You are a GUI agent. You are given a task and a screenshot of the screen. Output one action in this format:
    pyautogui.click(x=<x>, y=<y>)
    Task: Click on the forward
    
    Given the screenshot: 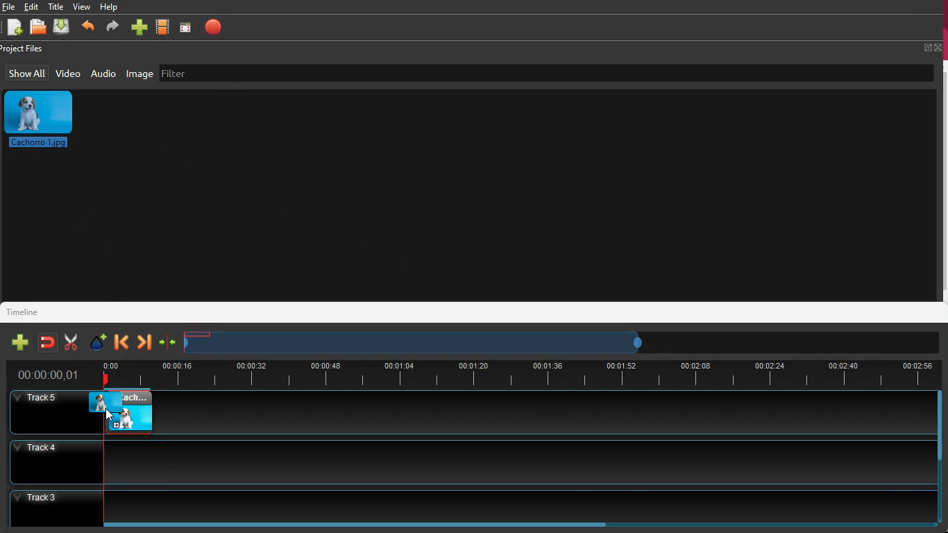 What is the action you would take?
    pyautogui.click(x=113, y=28)
    